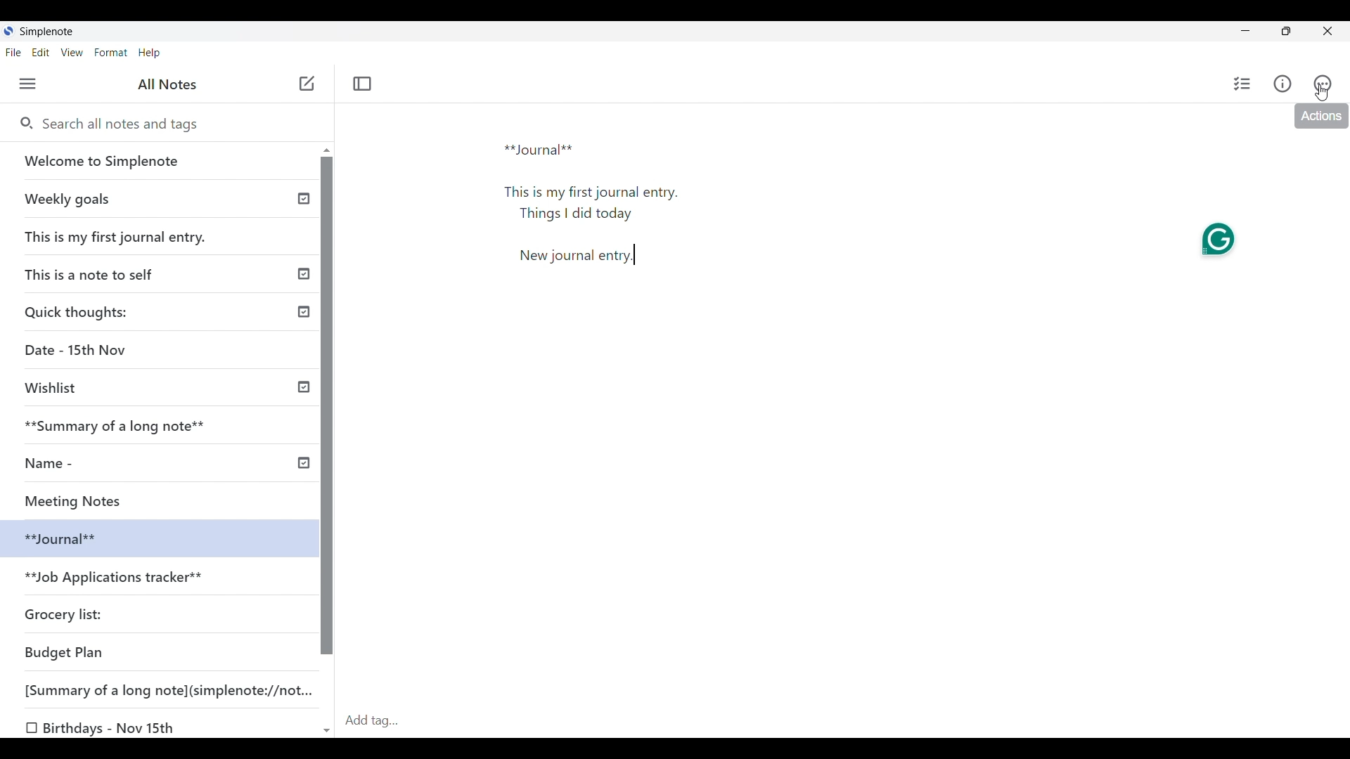  I want to click on Insert checklist, so click(1243, 84).